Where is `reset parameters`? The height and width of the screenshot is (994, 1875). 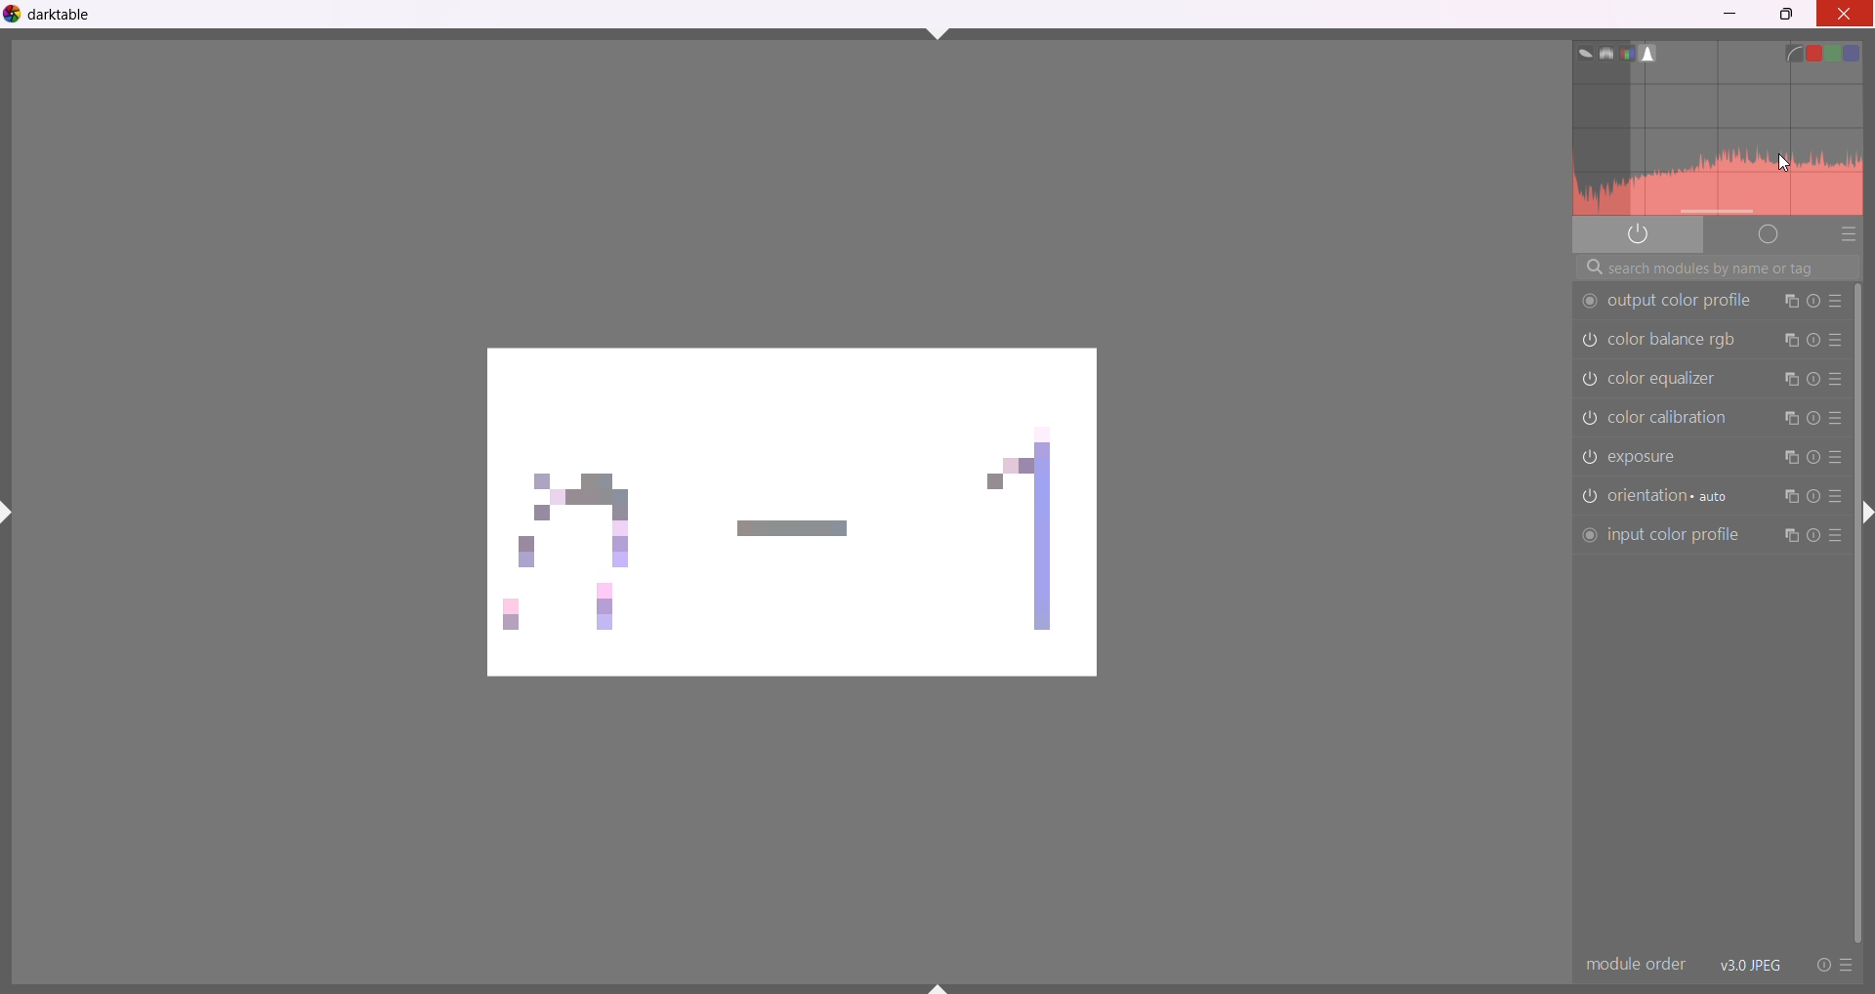 reset parameters is located at coordinates (1812, 377).